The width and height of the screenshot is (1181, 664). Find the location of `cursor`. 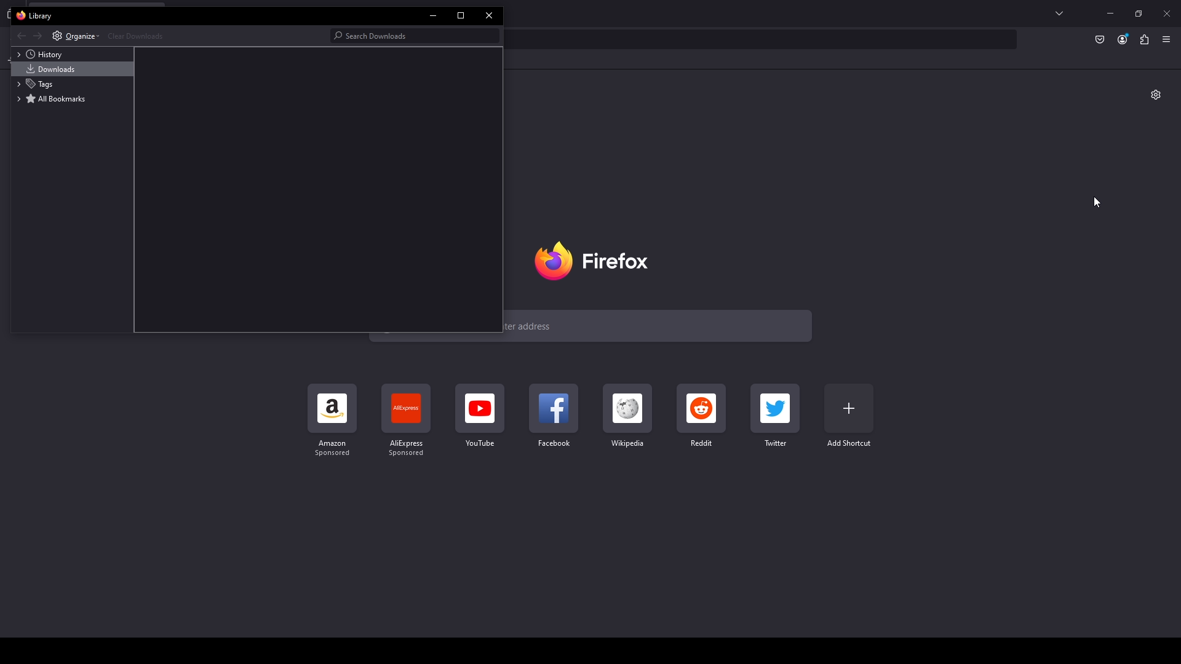

cursor is located at coordinates (1097, 202).